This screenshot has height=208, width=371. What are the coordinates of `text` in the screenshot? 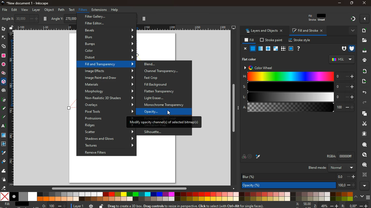 It's located at (3, 126).